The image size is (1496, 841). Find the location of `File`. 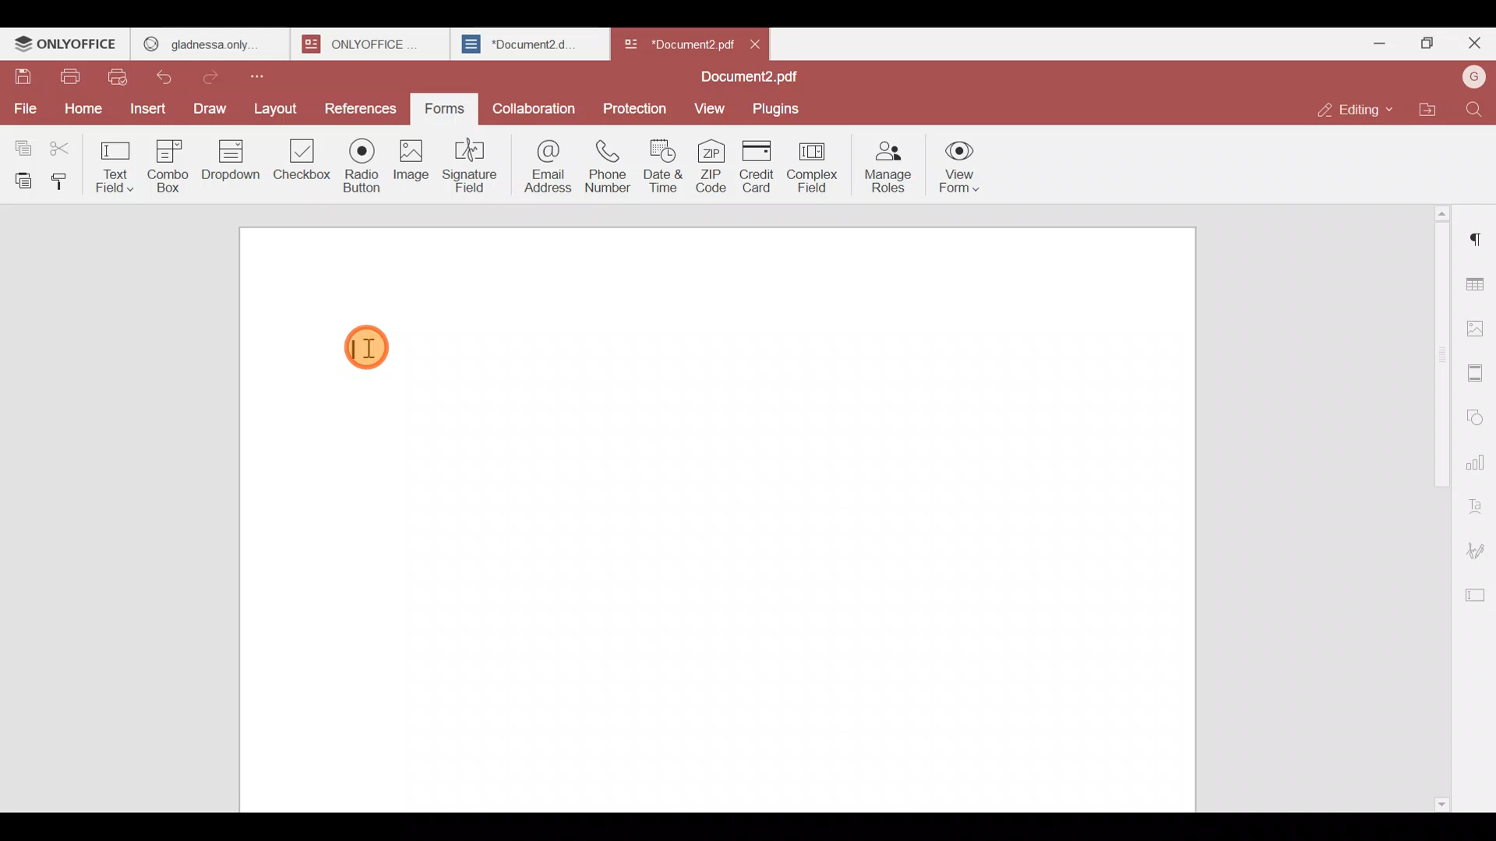

File is located at coordinates (24, 108).